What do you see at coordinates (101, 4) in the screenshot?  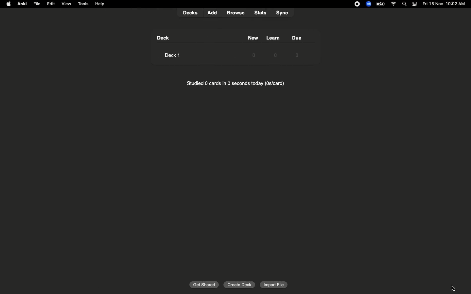 I see `help` at bounding box center [101, 4].